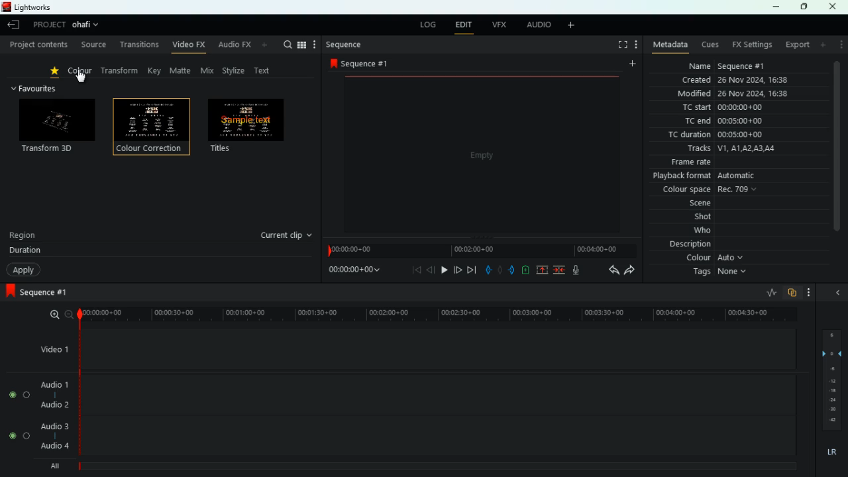 The image size is (848, 477). I want to click on vfx, so click(500, 25).